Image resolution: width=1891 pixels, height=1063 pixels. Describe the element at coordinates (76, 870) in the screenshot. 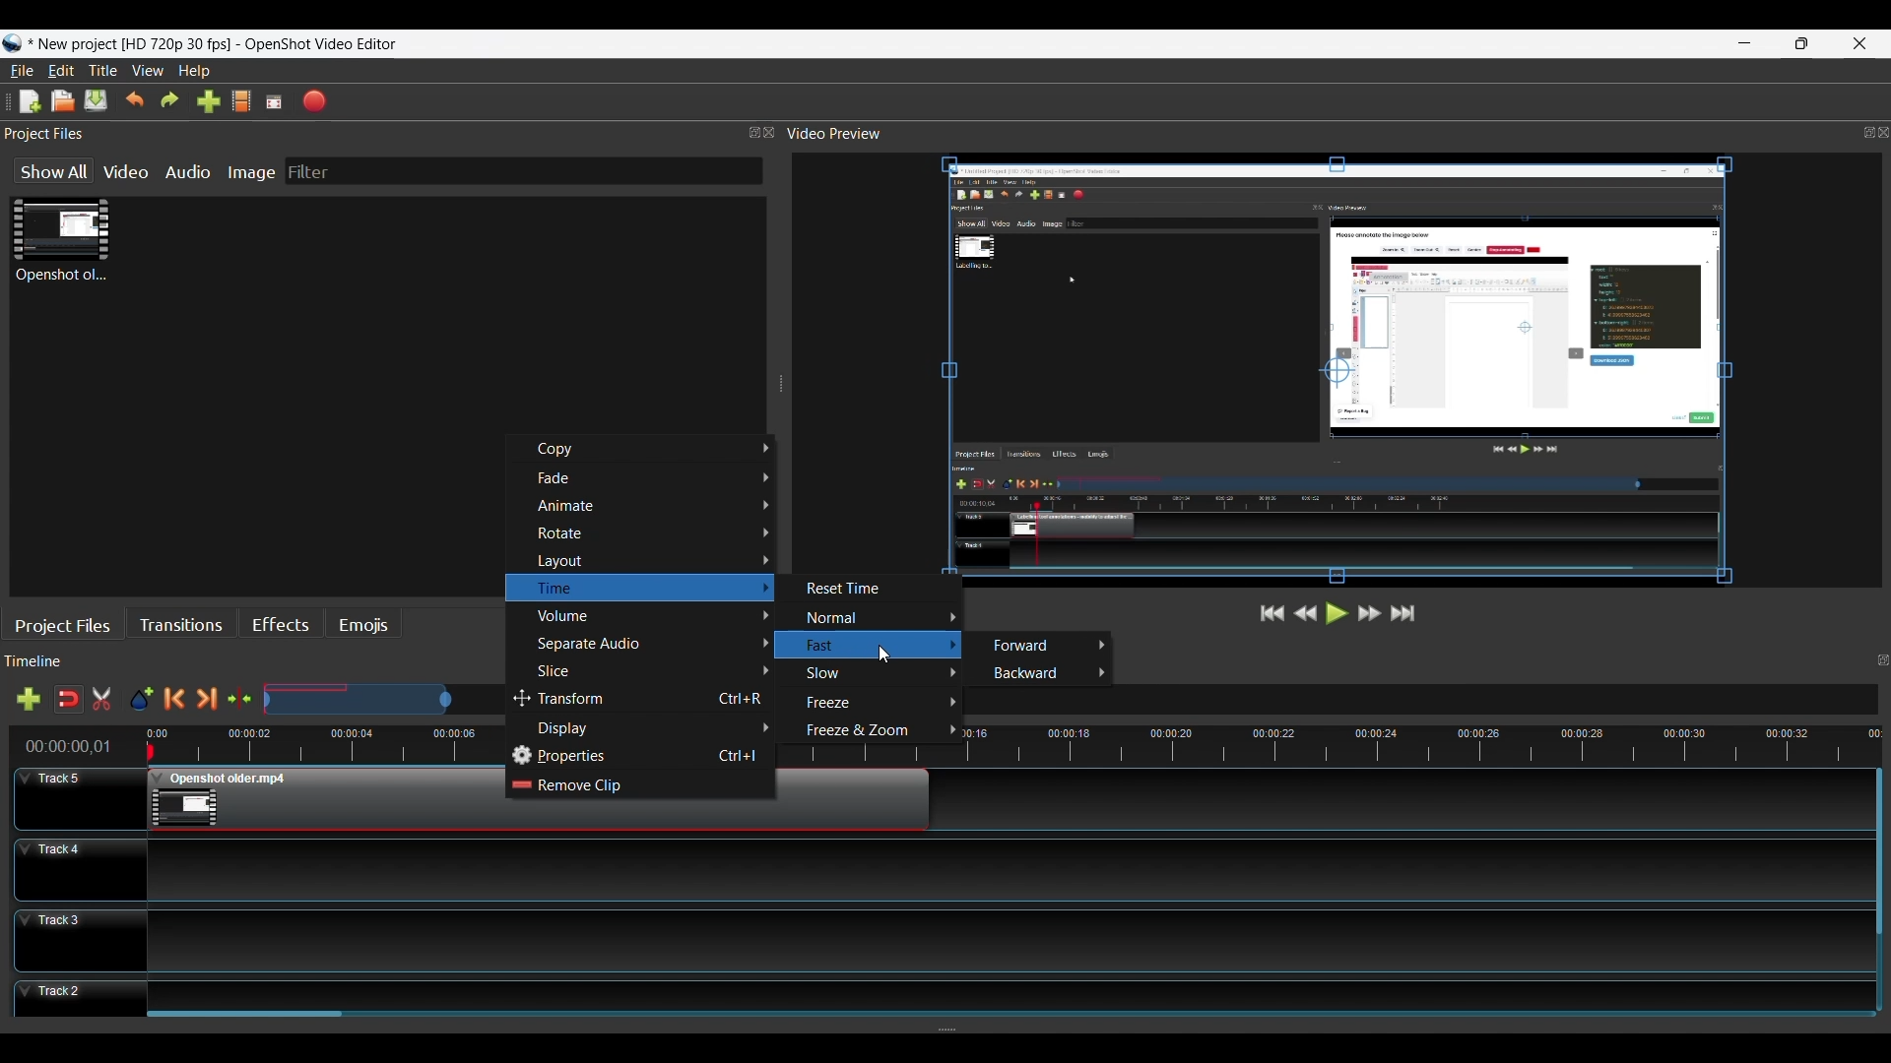

I see `Track Header` at that location.